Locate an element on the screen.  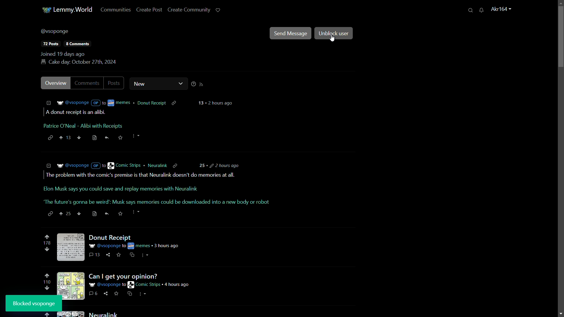
create community is located at coordinates (189, 10).